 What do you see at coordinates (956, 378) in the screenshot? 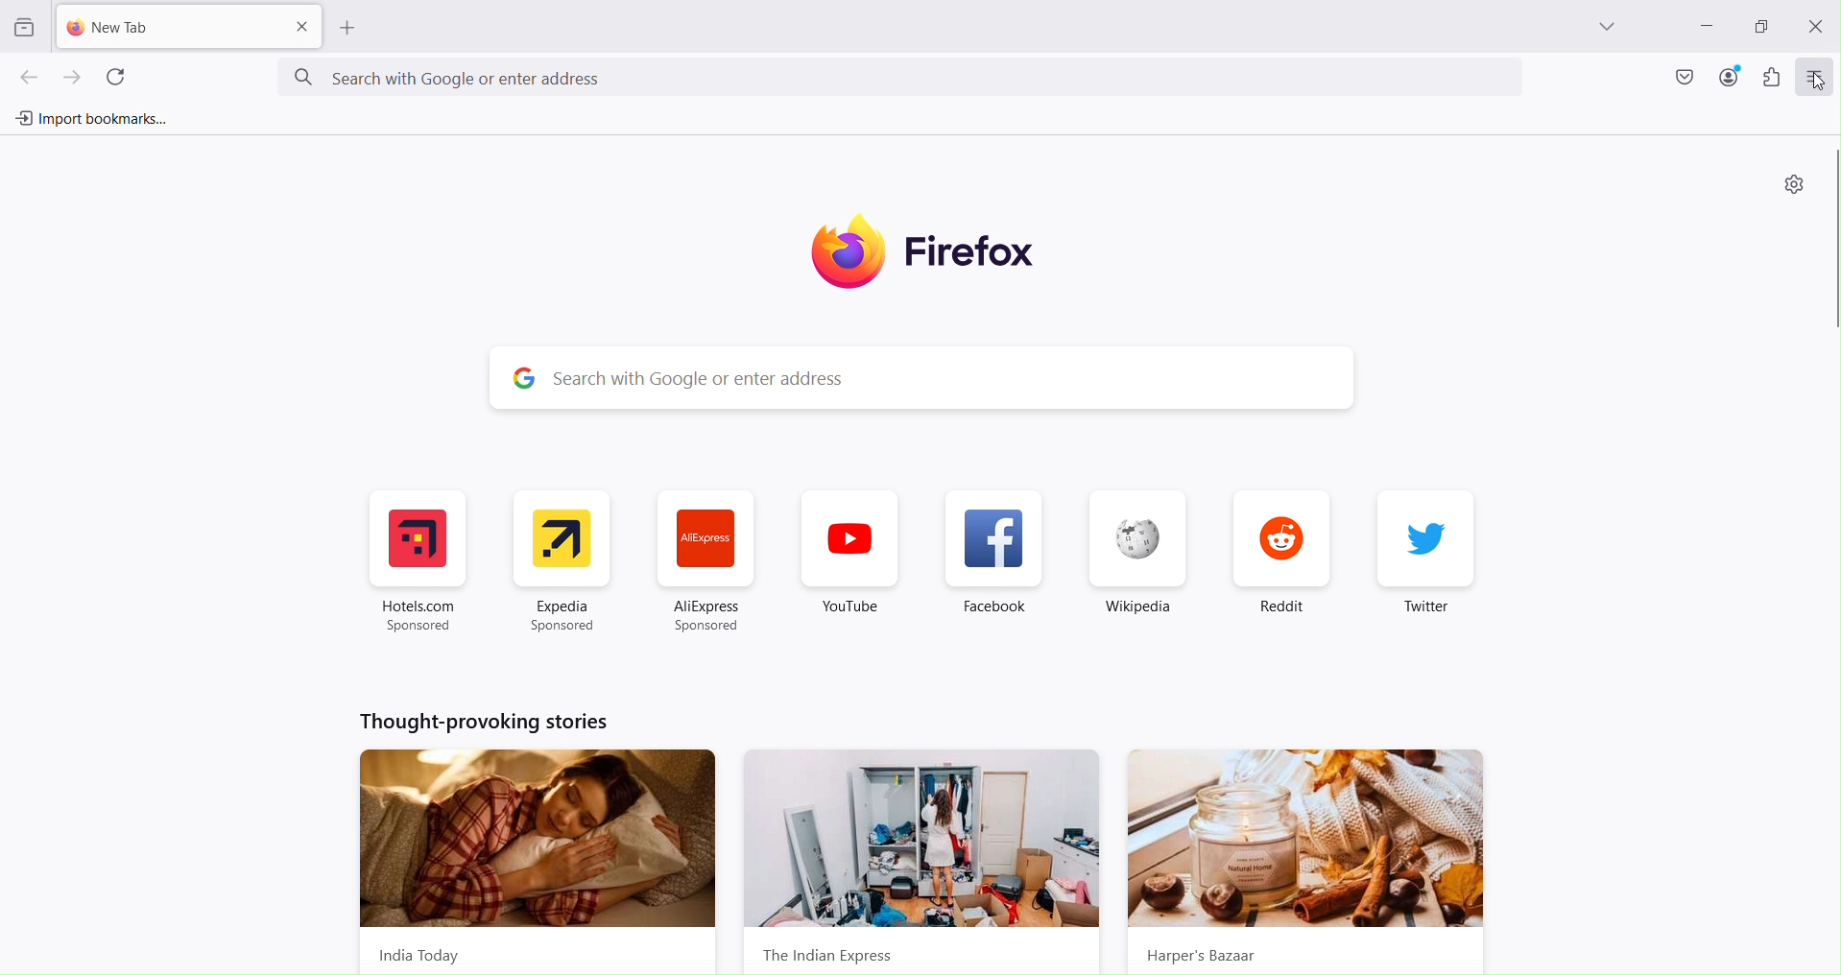
I see `Search with google or enter address` at bounding box center [956, 378].